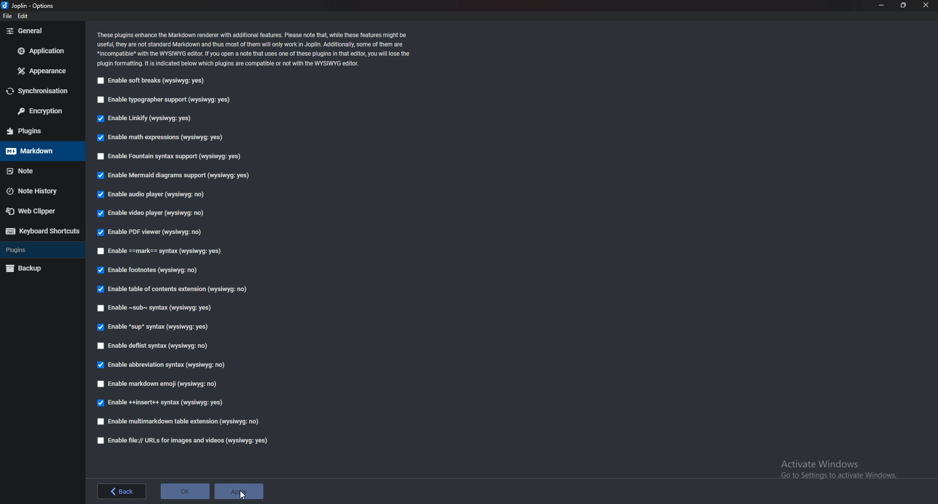 This screenshot has height=504, width=938. What do you see at coordinates (42, 91) in the screenshot?
I see `Synchronization` at bounding box center [42, 91].